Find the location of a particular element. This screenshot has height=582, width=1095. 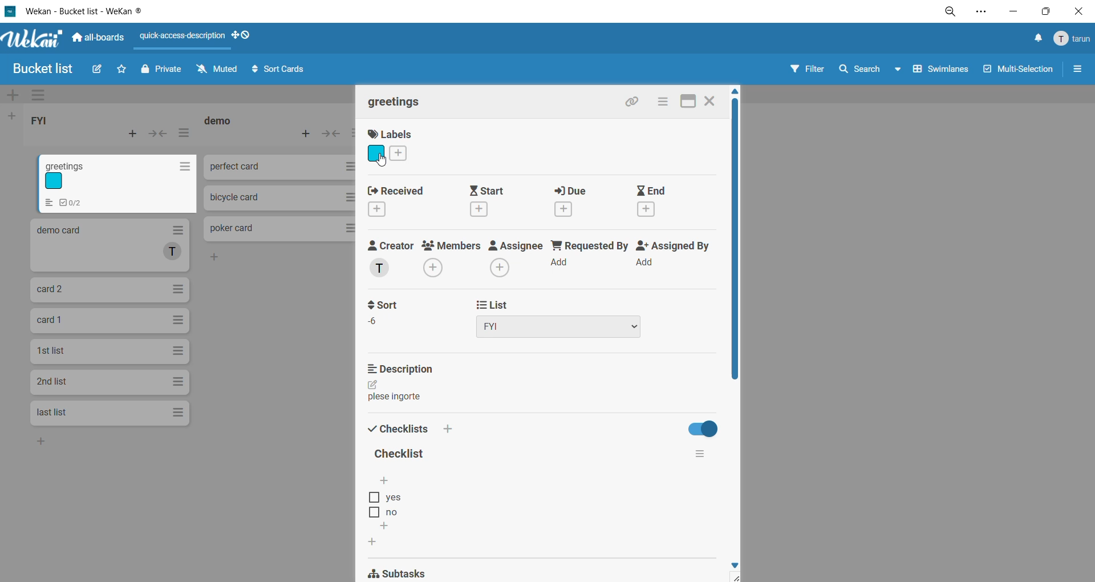

add card is located at coordinates (307, 136).